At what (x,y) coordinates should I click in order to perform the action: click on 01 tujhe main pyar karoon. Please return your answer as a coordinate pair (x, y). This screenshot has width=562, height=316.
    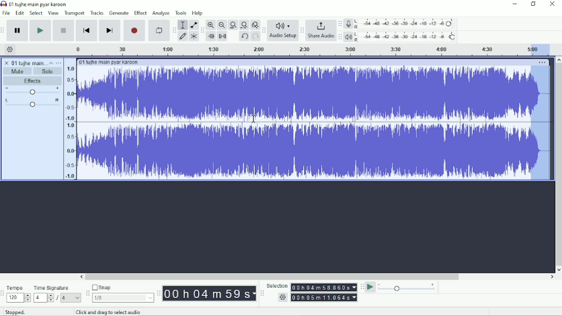
    Looking at the image, I should click on (29, 62).